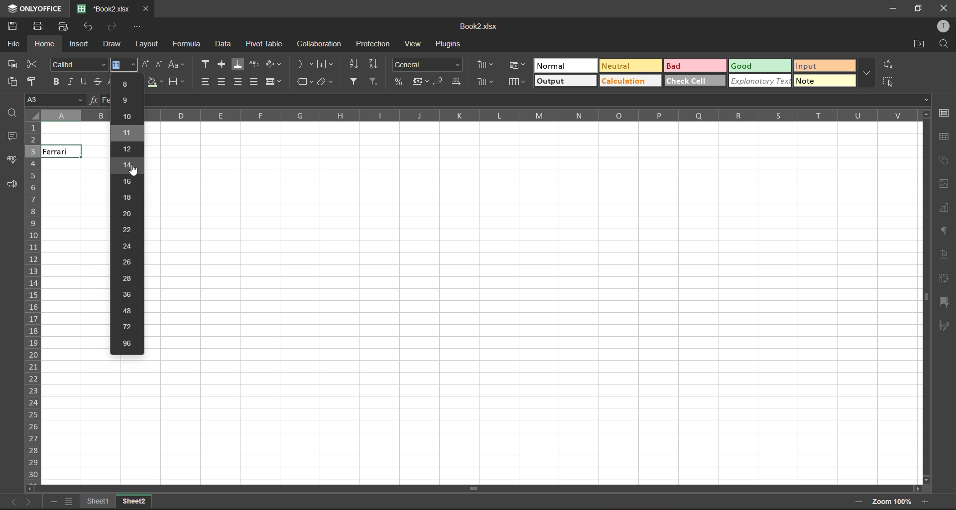 Image resolution: width=956 pixels, height=510 pixels. What do you see at coordinates (946, 6) in the screenshot?
I see `close` at bounding box center [946, 6].